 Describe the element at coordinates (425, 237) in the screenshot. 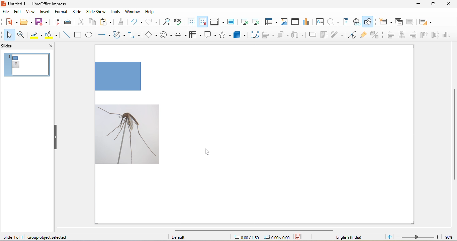

I see `zoom` at that location.